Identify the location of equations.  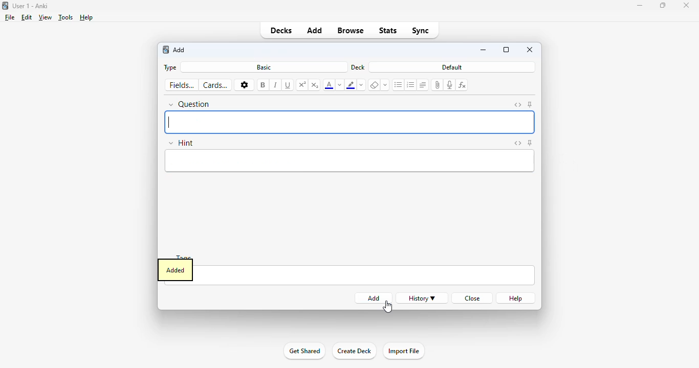
(463, 85).